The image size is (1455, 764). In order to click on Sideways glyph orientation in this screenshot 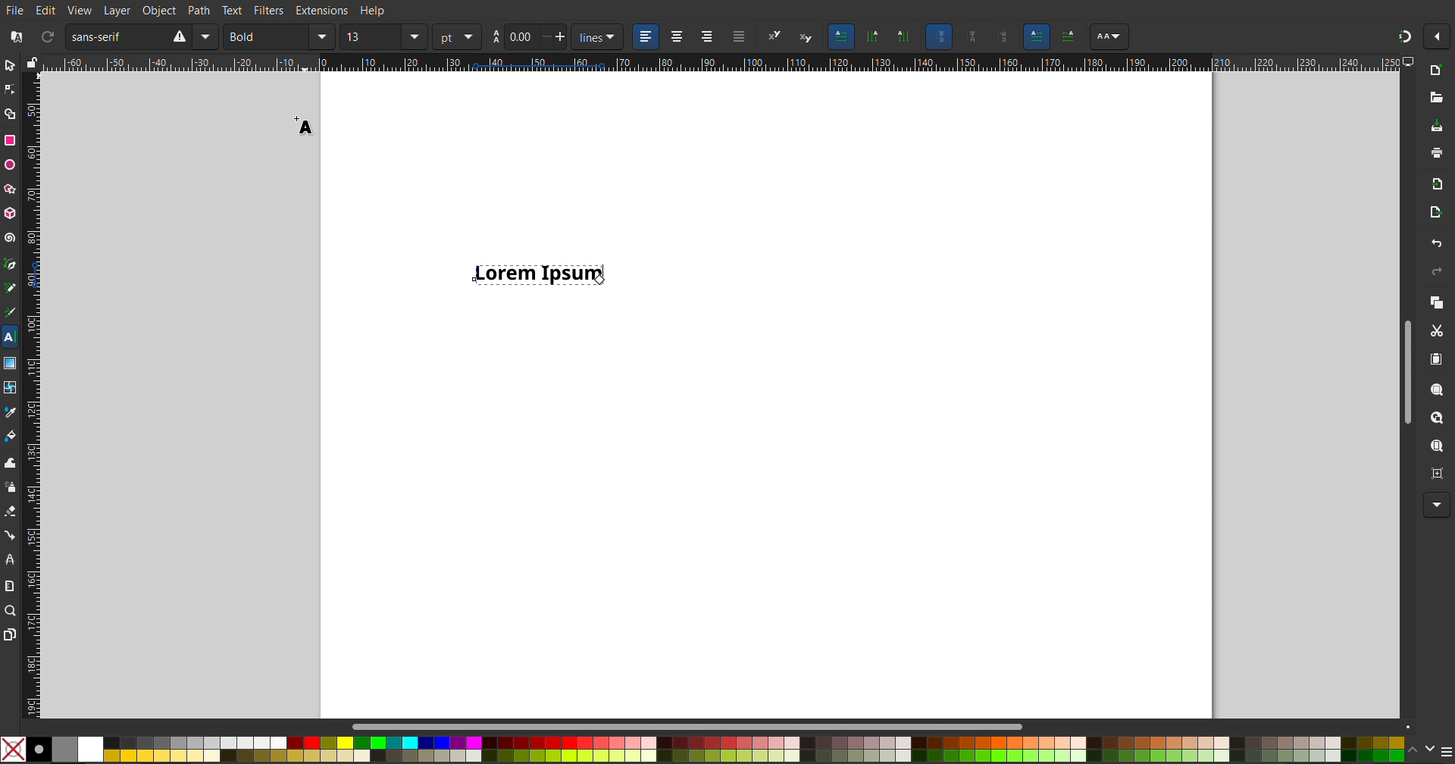, I will do `click(1004, 36)`.